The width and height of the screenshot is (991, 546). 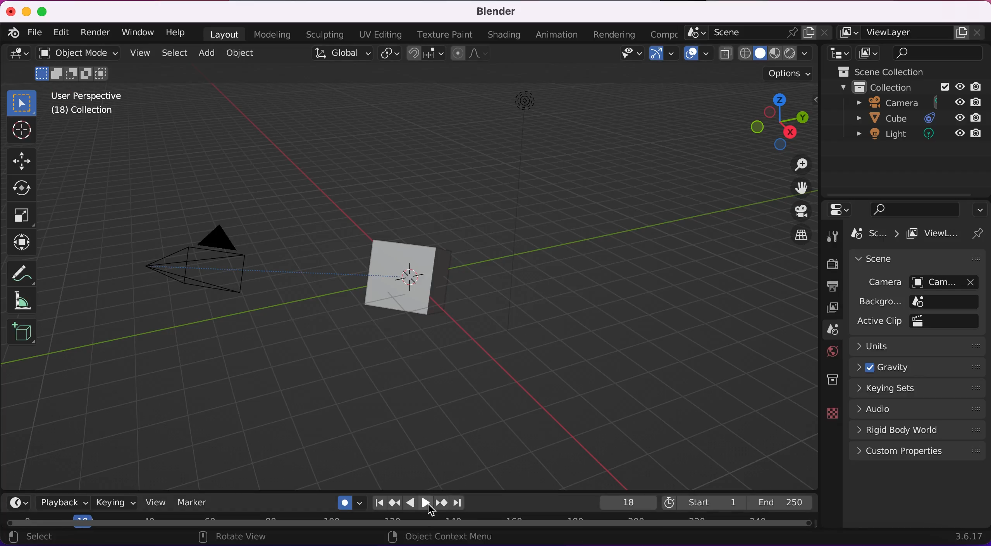 I want to click on view object types, so click(x=630, y=55).